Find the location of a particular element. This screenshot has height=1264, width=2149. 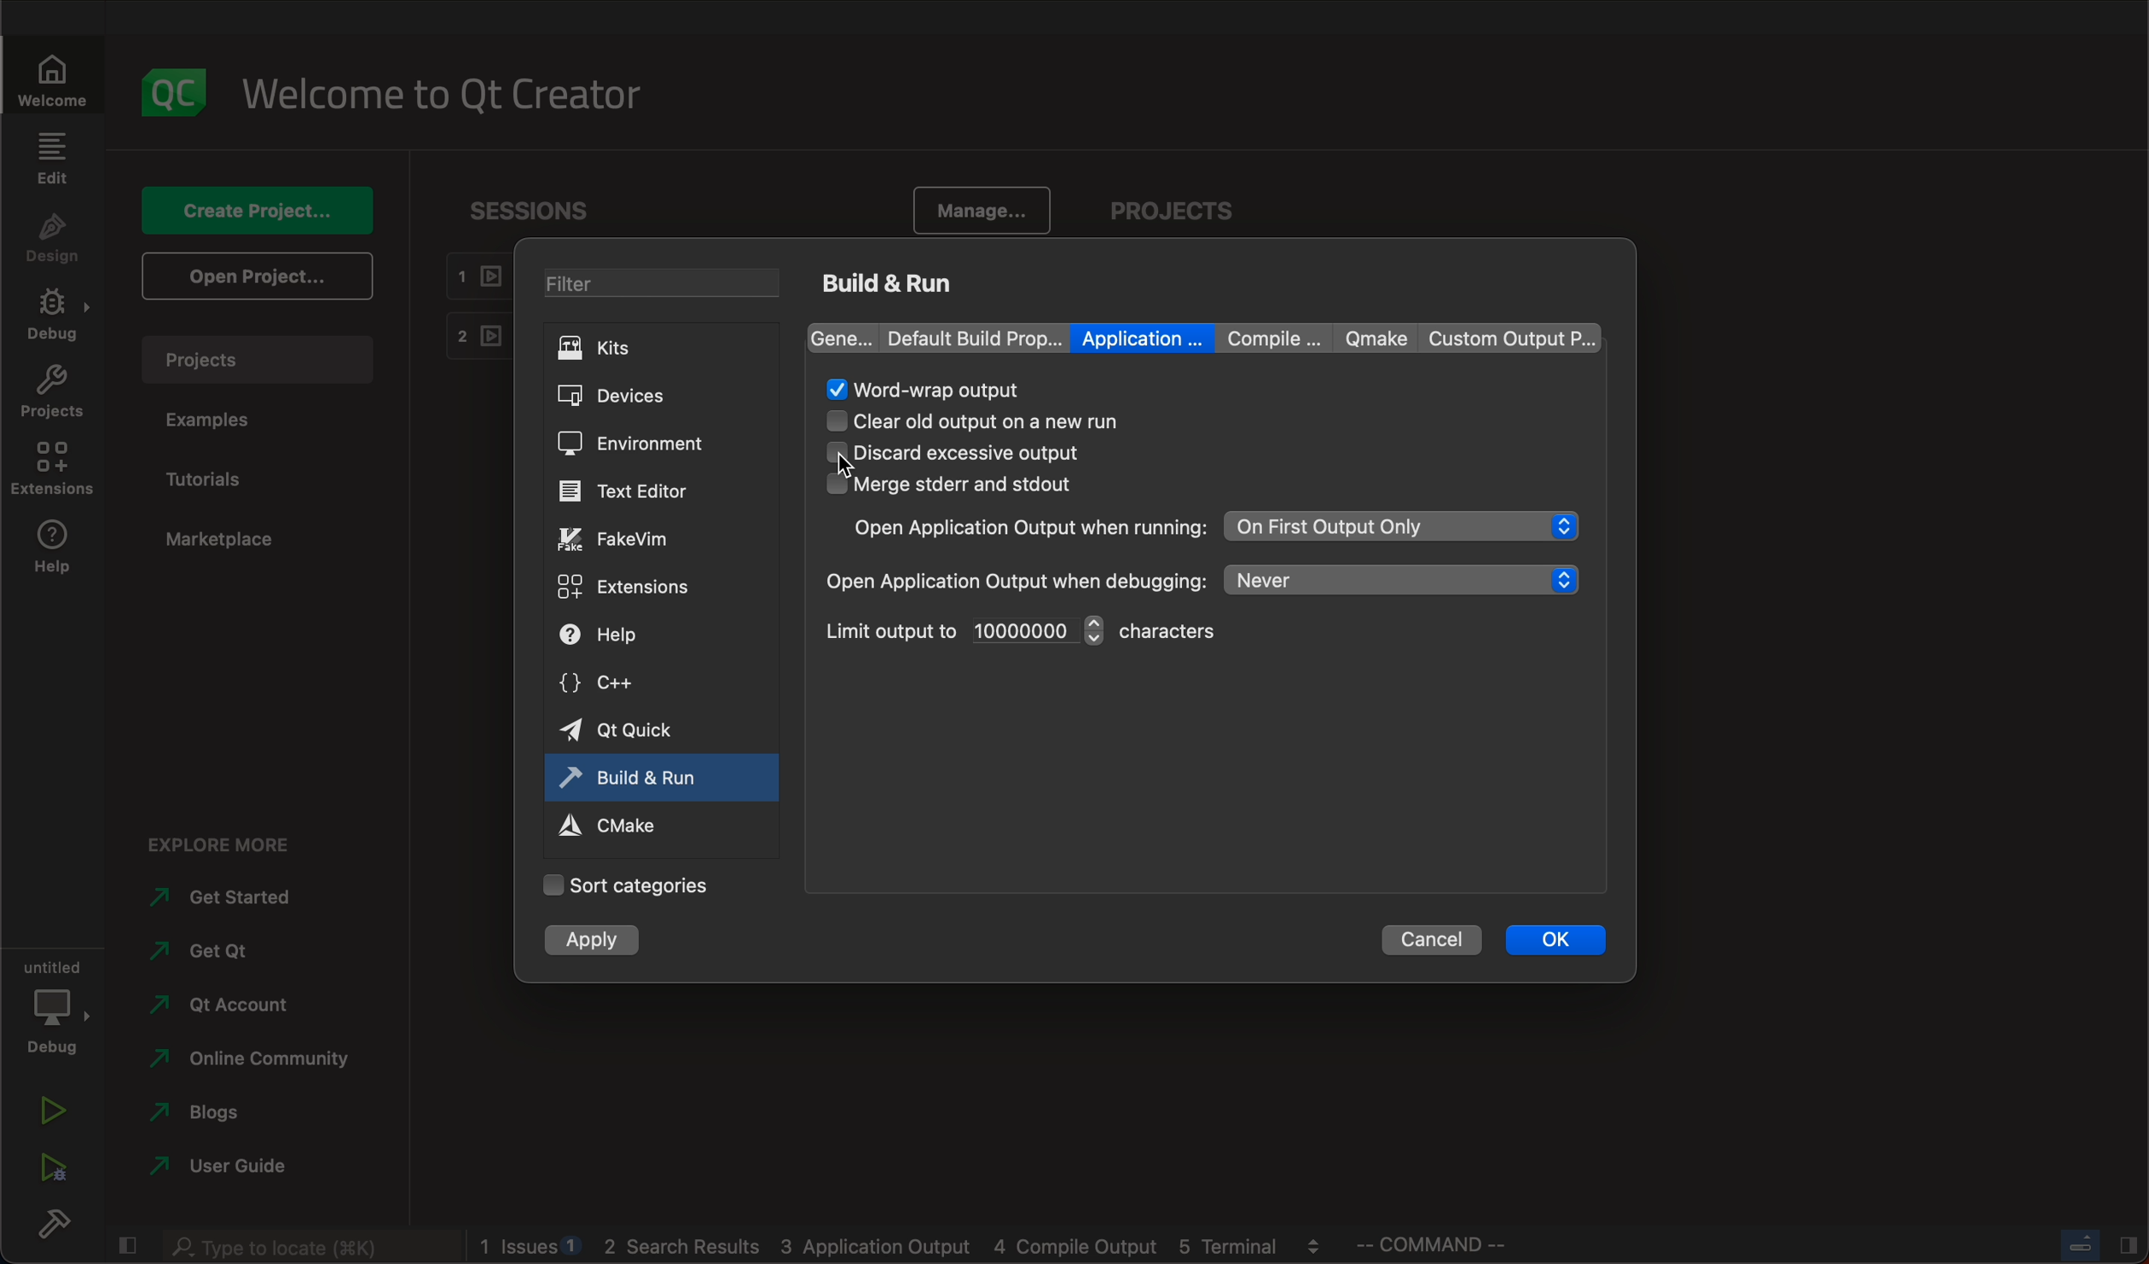

edit  is located at coordinates (55, 156).